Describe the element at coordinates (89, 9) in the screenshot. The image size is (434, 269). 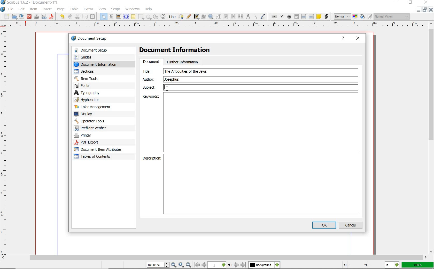
I see `extras` at that location.